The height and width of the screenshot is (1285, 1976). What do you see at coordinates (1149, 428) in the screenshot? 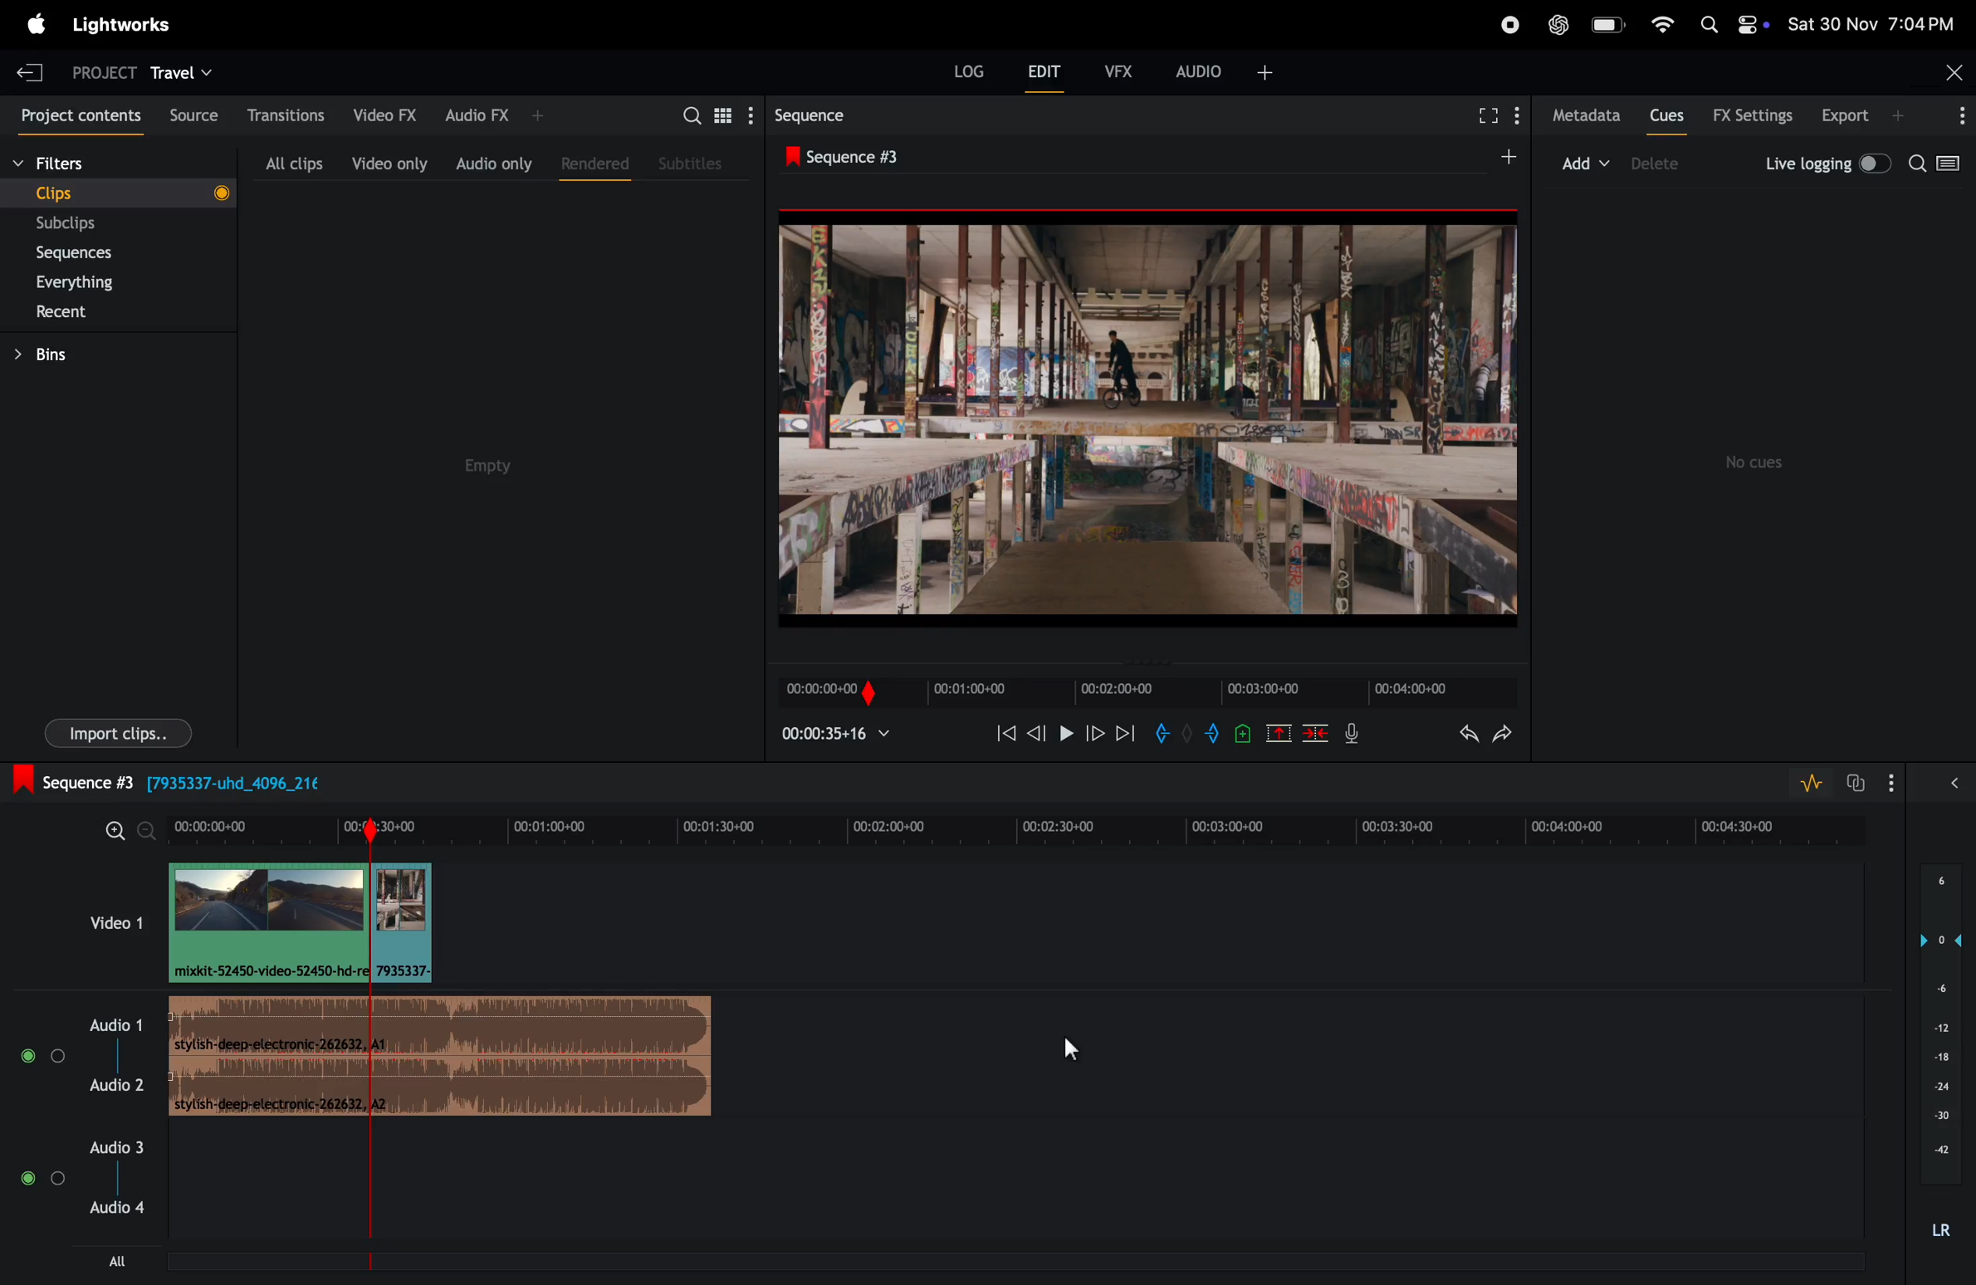
I see `output frame` at bounding box center [1149, 428].